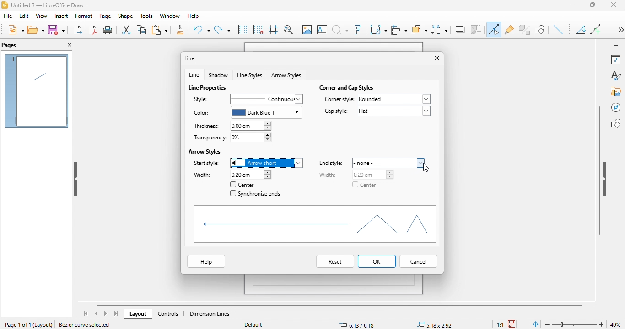 This screenshot has height=329, width=625. Describe the element at coordinates (208, 138) in the screenshot. I see `transparency` at that location.